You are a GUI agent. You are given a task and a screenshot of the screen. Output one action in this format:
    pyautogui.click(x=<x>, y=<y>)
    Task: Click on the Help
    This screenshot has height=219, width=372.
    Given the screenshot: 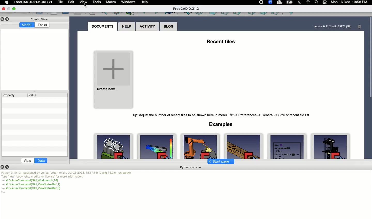 What is the action you would take?
    pyautogui.click(x=126, y=27)
    